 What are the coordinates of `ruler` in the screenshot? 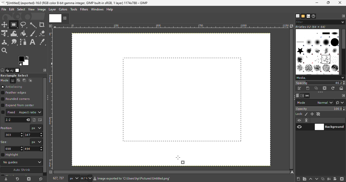 It's located at (52, 102).